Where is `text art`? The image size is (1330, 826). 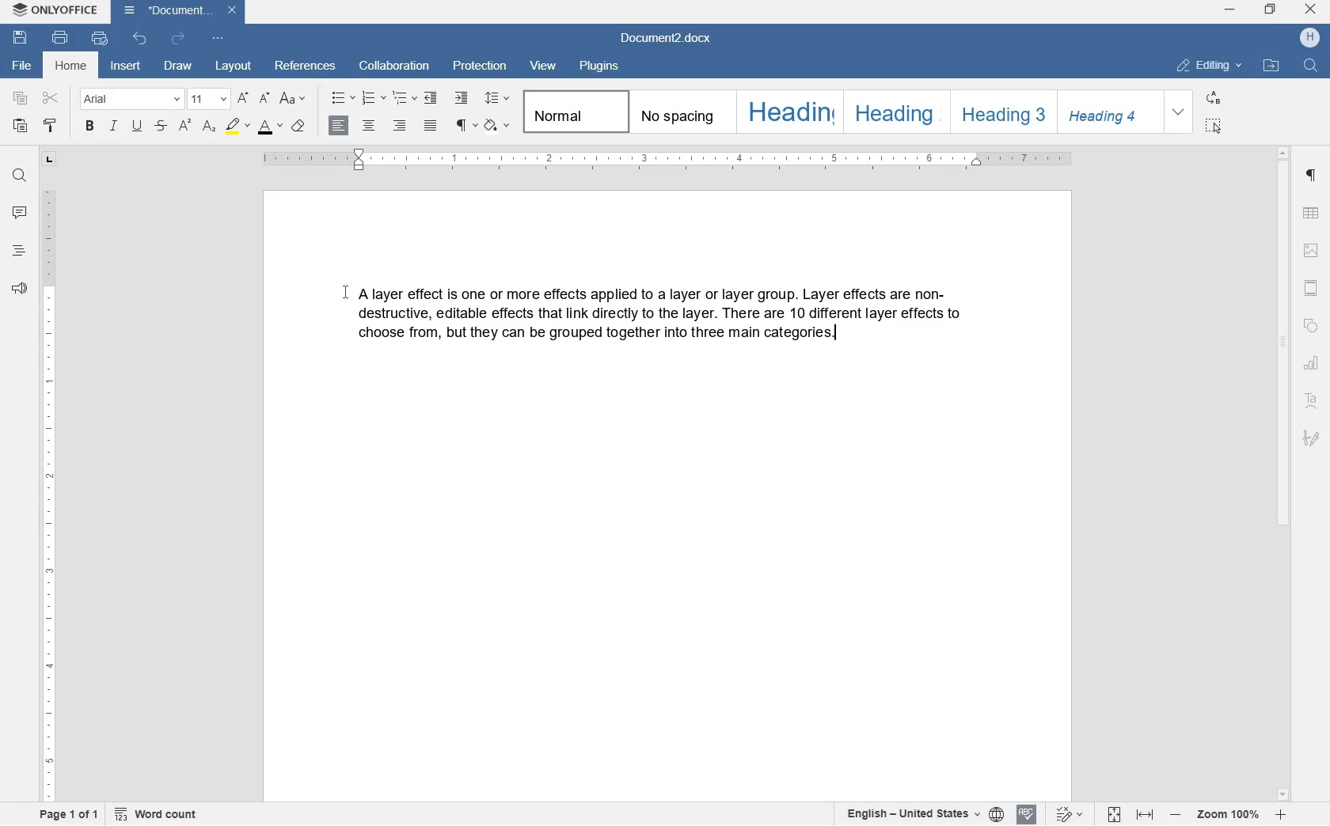
text art is located at coordinates (1312, 400).